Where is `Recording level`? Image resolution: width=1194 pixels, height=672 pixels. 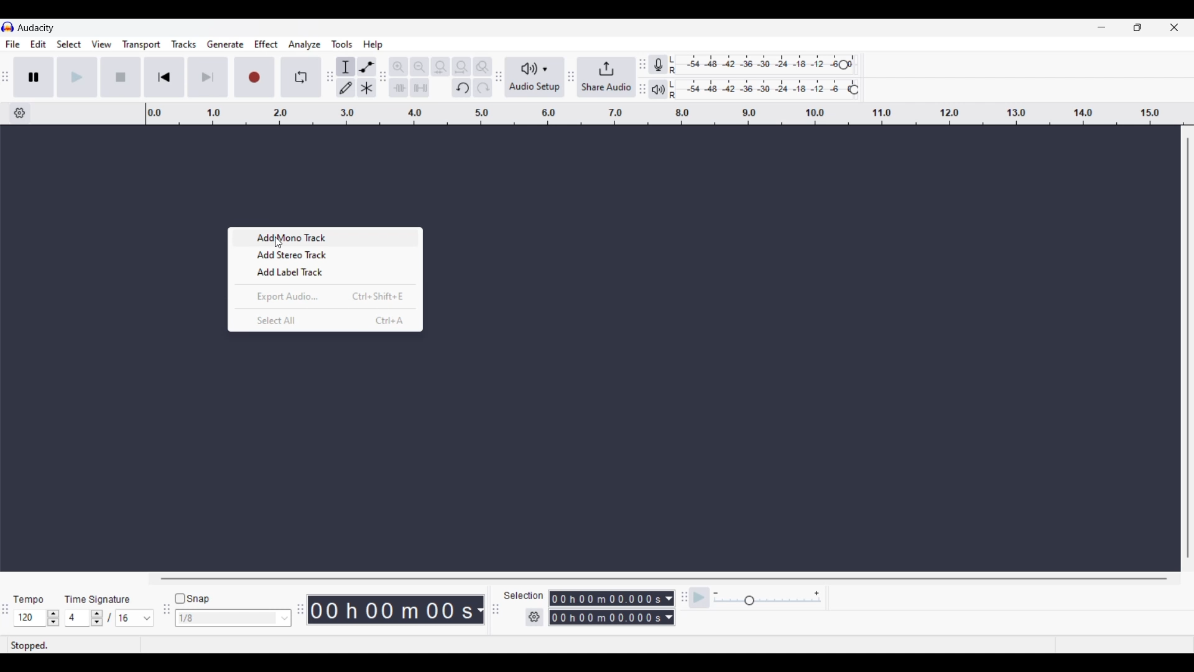
Recording level is located at coordinates (756, 65).